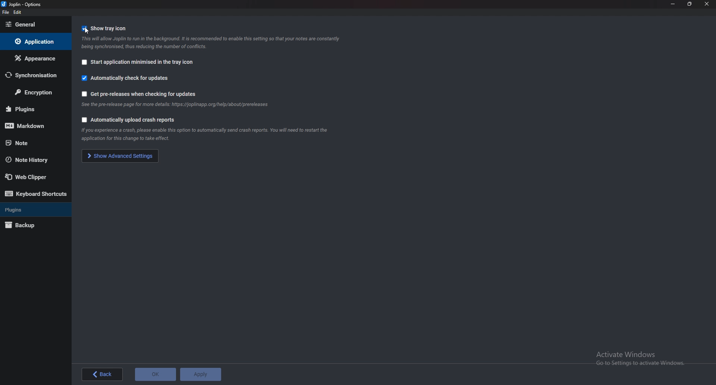 The height and width of the screenshot is (385, 716). What do you see at coordinates (84, 29) in the screenshot?
I see `Checkbox ` at bounding box center [84, 29].